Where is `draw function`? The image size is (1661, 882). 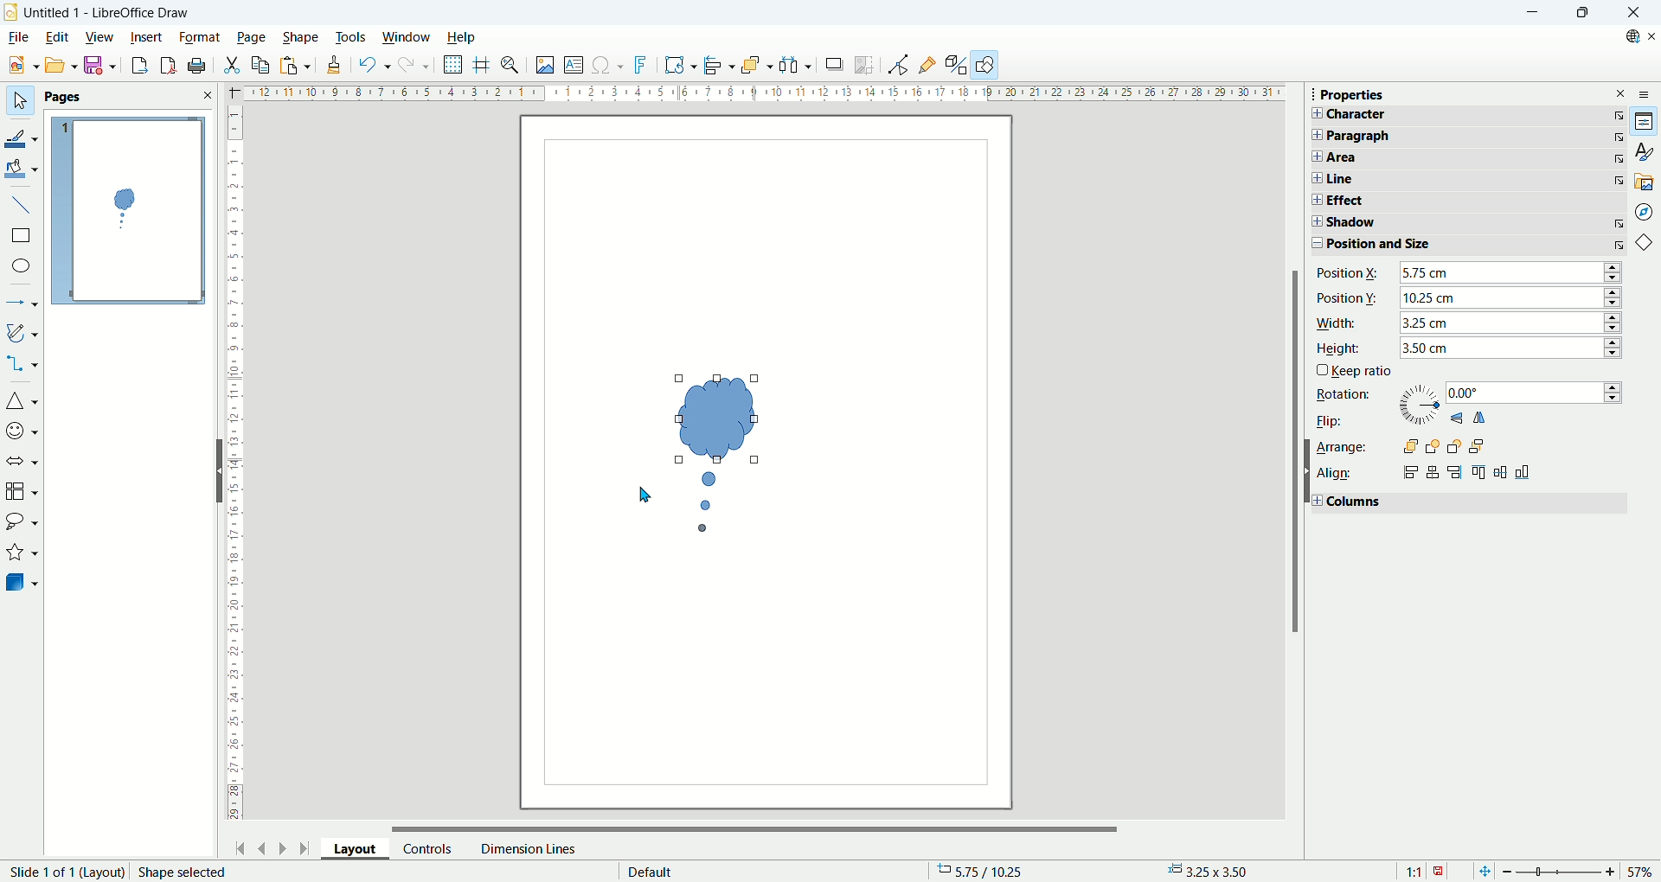
draw function is located at coordinates (987, 65).